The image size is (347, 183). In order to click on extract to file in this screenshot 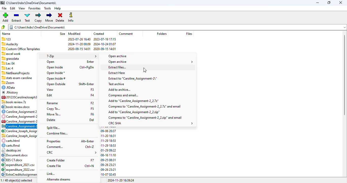, I will do `click(133, 79)`.